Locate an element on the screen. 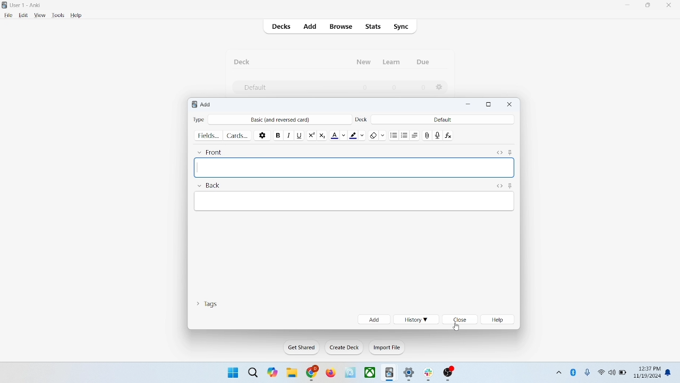  0 is located at coordinates (393, 87).